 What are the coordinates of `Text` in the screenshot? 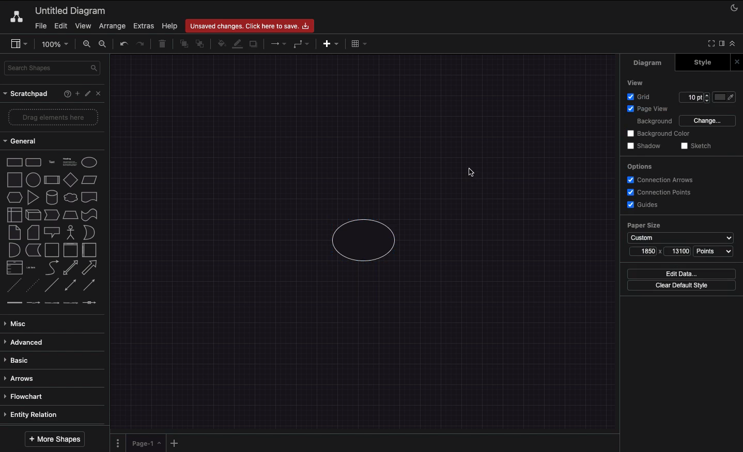 It's located at (52, 163).